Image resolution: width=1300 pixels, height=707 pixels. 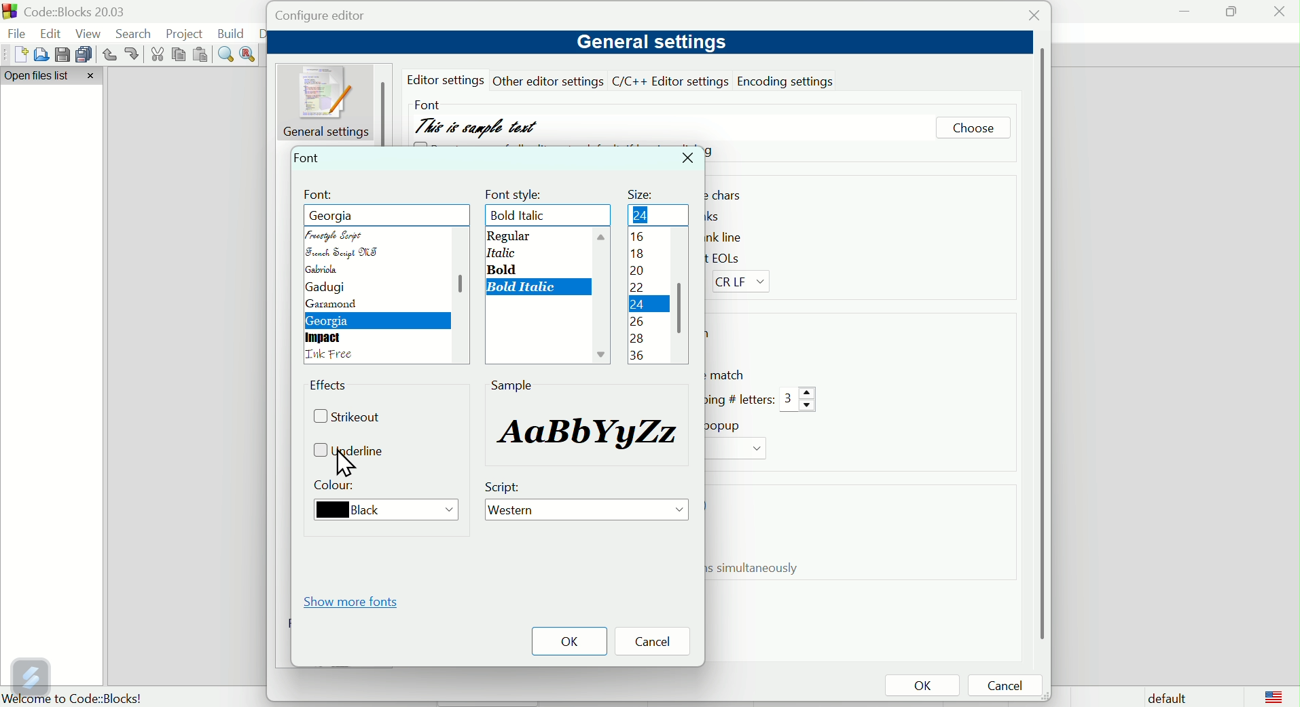 What do you see at coordinates (637, 339) in the screenshot?
I see `28` at bounding box center [637, 339].